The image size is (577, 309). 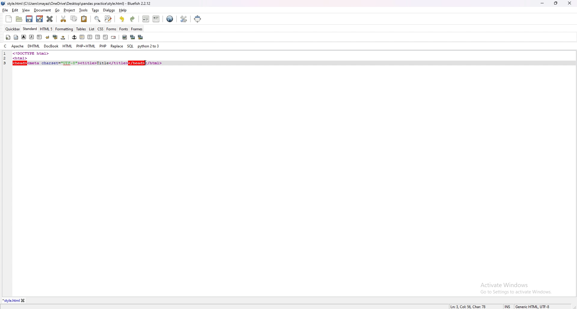 I want to click on view, so click(x=26, y=10).